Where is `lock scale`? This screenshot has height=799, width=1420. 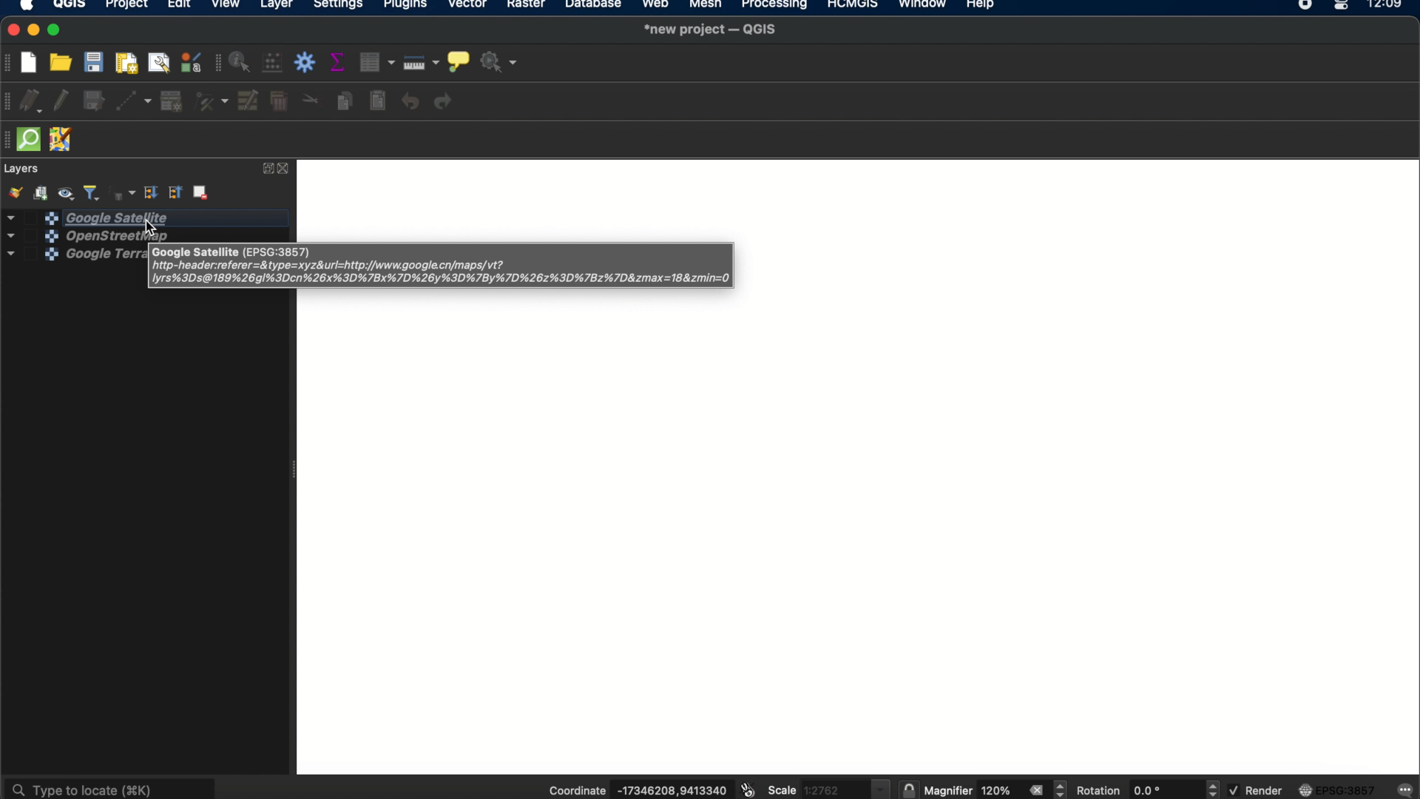
lock scale is located at coordinates (908, 790).